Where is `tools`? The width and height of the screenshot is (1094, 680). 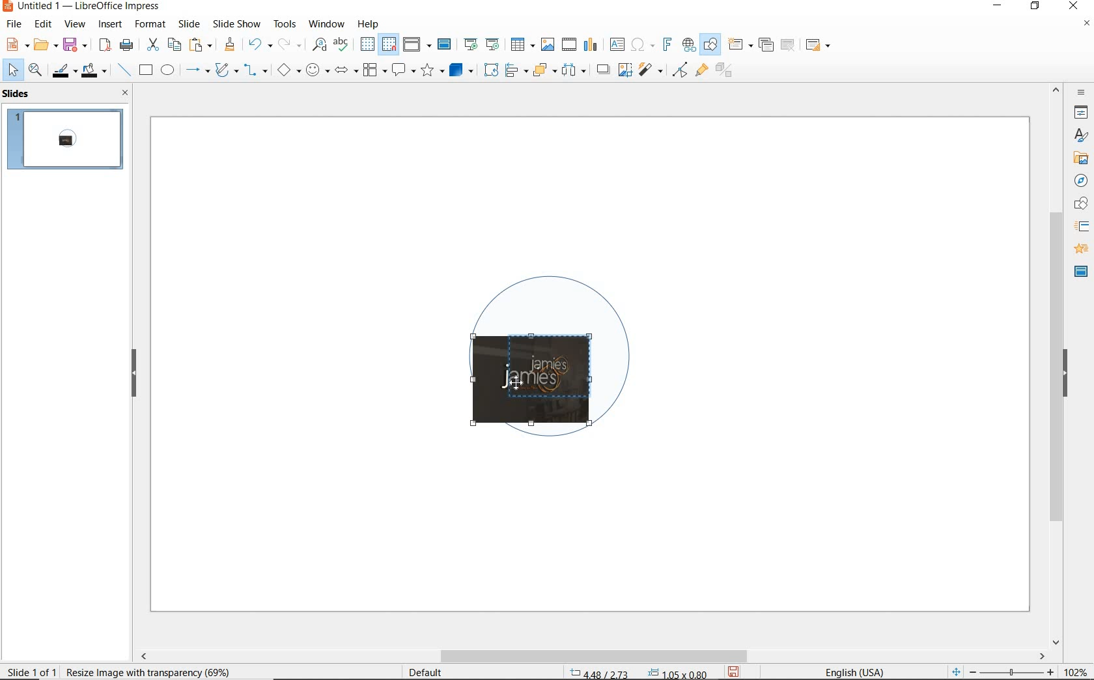
tools is located at coordinates (285, 23).